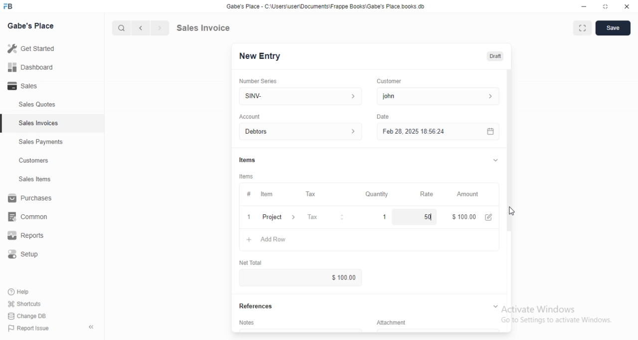 This screenshot has width=638, height=340. What do you see at coordinates (420, 216) in the screenshot?
I see `50` at bounding box center [420, 216].